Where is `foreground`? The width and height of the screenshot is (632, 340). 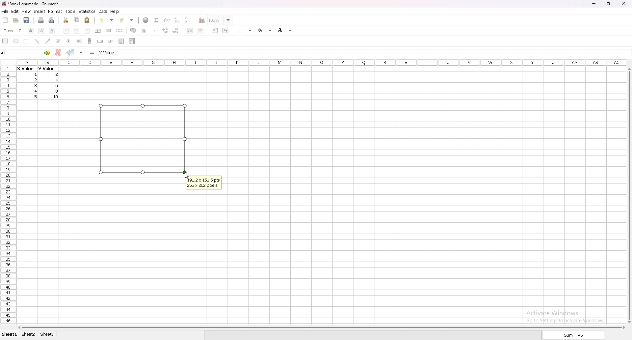
foreground is located at coordinates (266, 30).